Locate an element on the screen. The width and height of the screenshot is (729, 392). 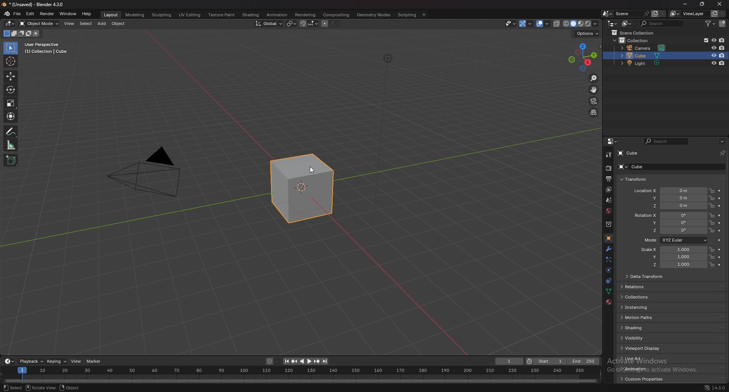
location x is located at coordinates (670, 191).